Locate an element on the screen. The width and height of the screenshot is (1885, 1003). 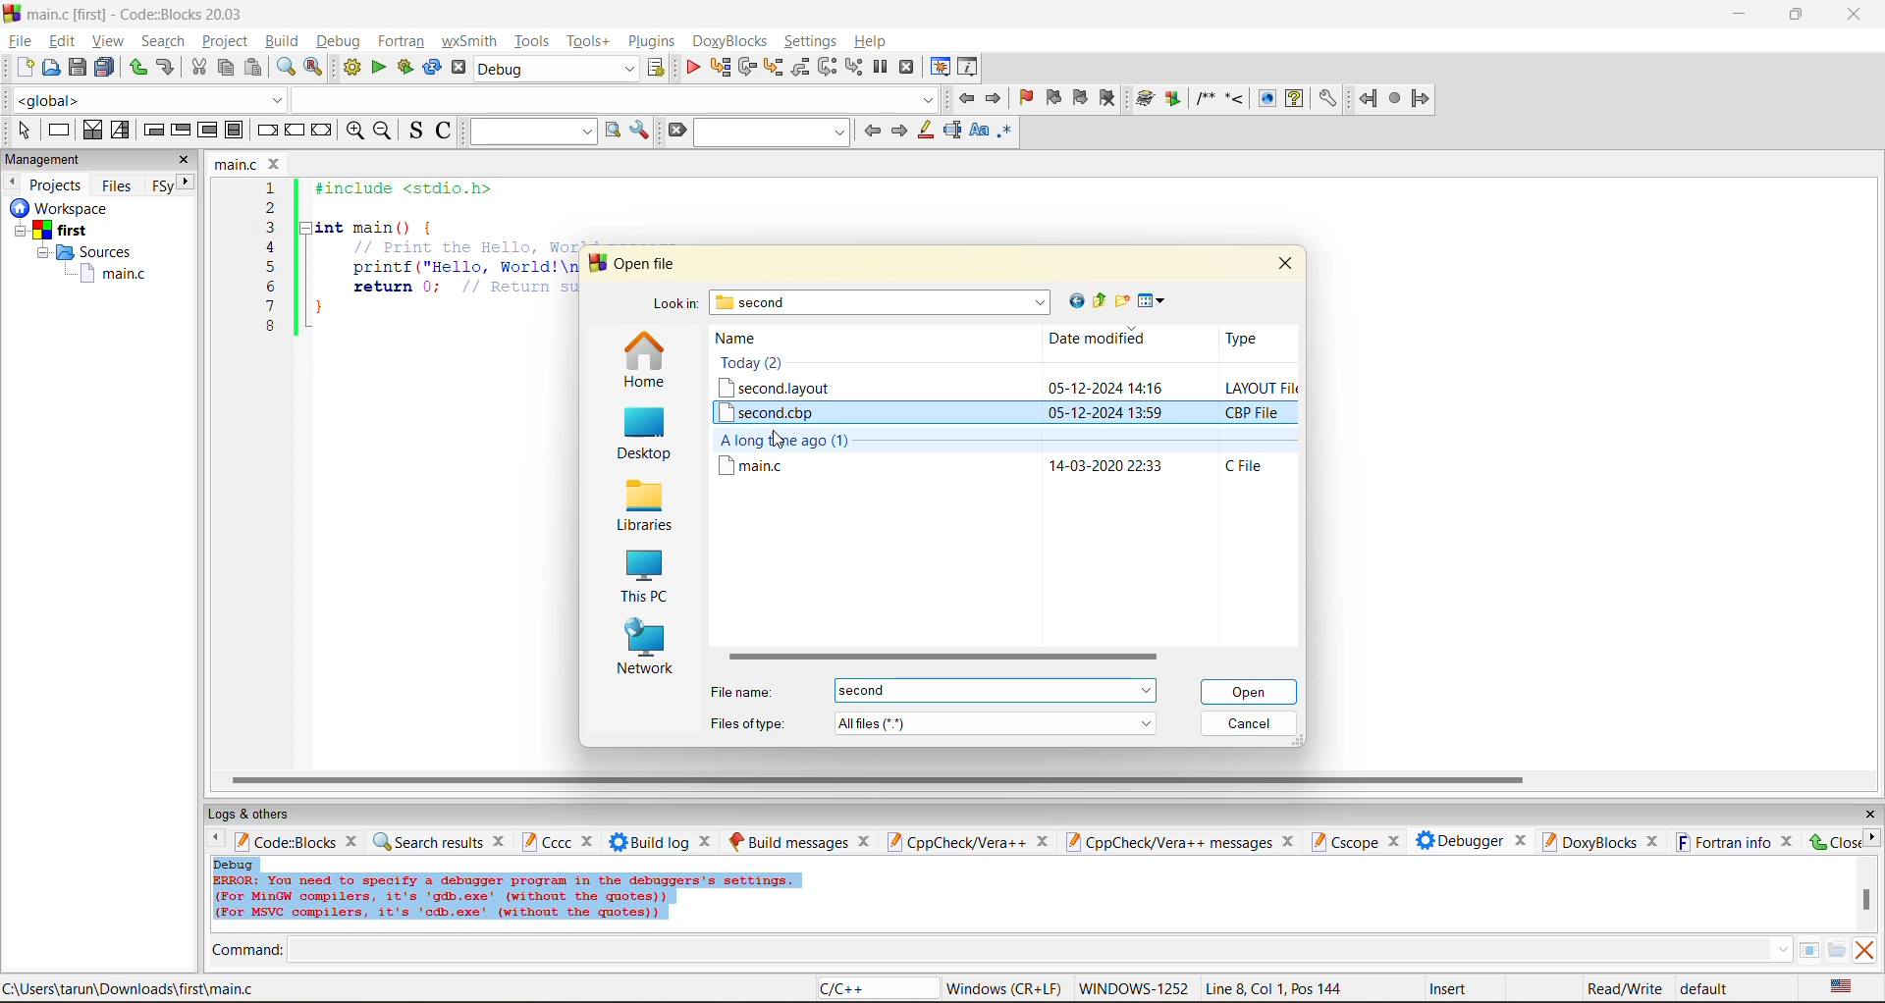
file type is located at coordinates (1255, 412).